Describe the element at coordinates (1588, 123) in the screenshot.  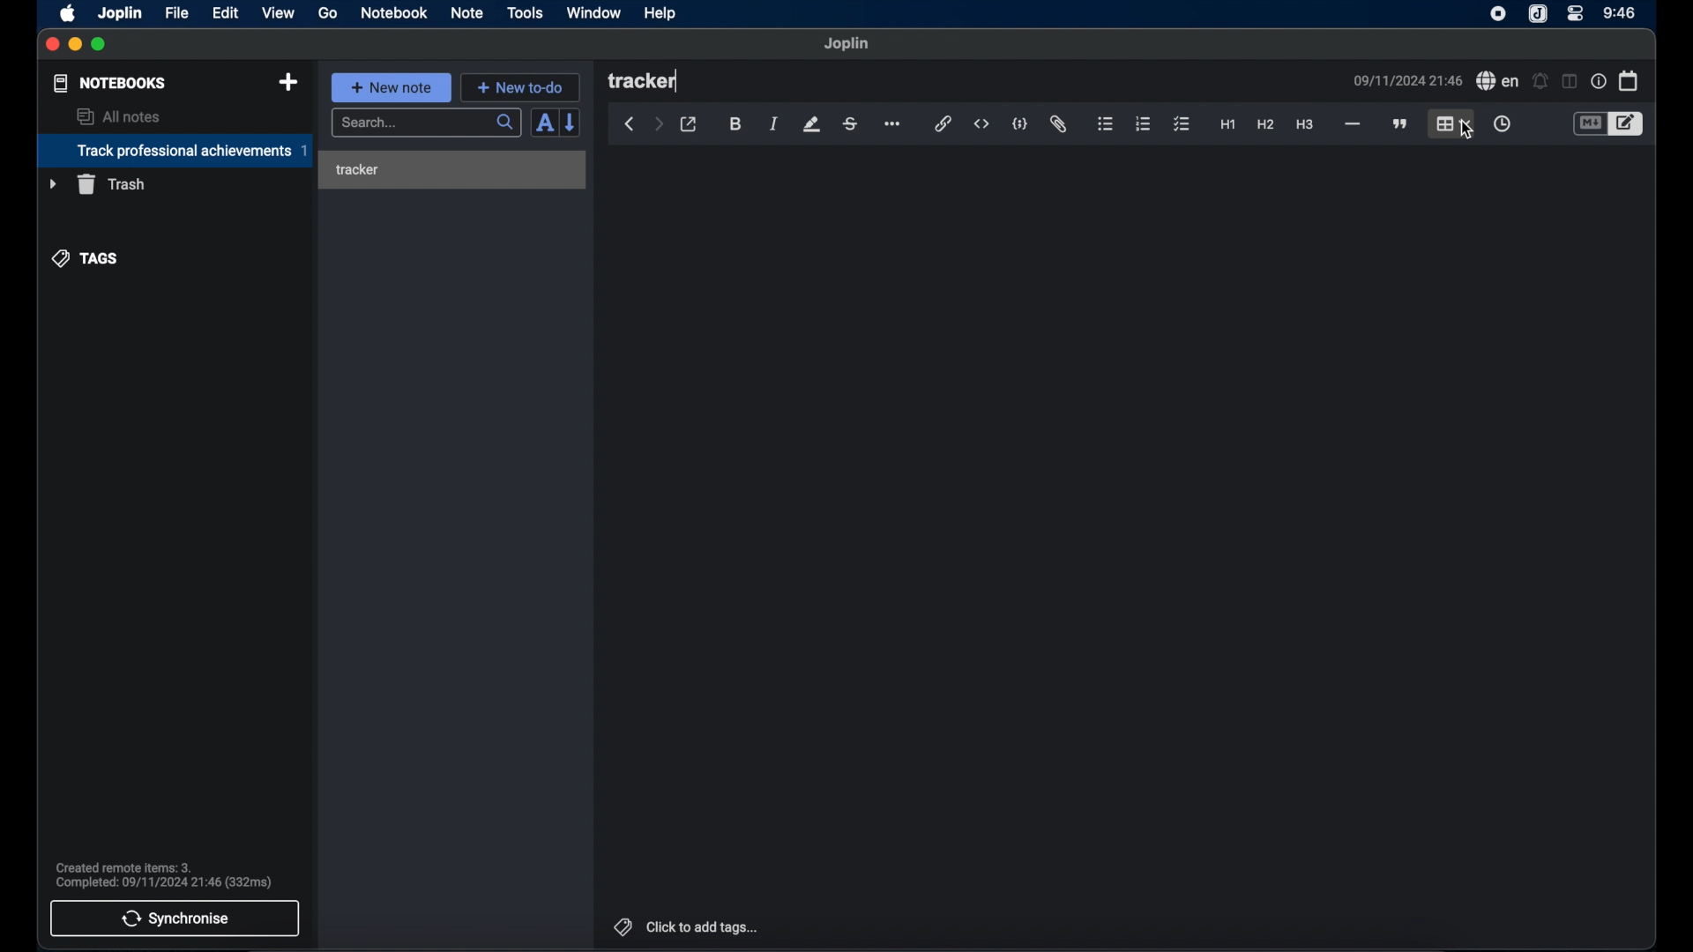
I see `toggle editor` at that location.